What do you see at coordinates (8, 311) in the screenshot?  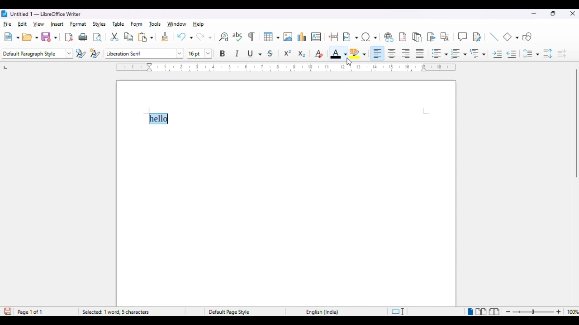 I see `the document has been modified` at bounding box center [8, 311].